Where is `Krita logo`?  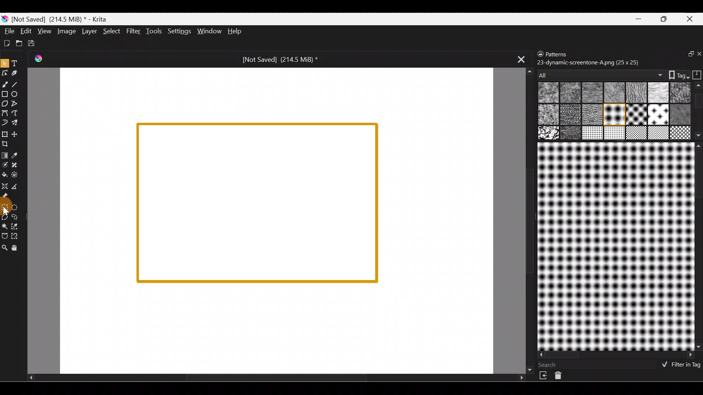 Krita logo is located at coordinates (4, 19).